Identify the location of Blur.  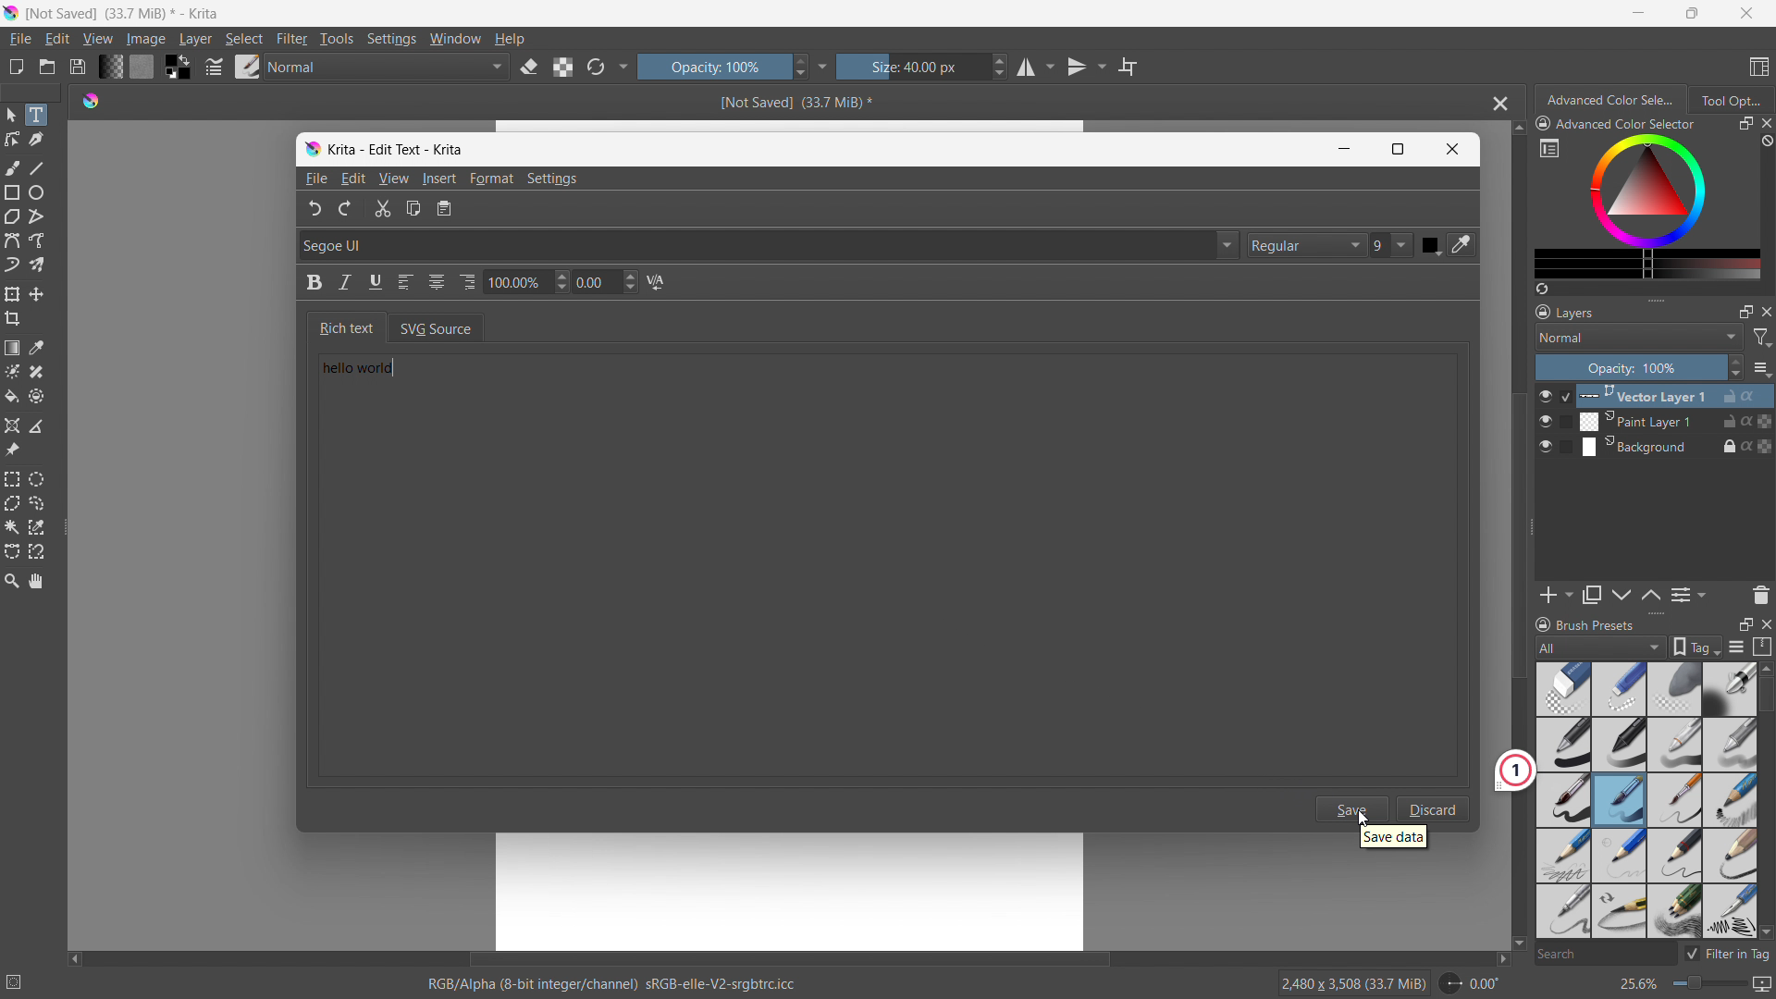
(1564, 688).